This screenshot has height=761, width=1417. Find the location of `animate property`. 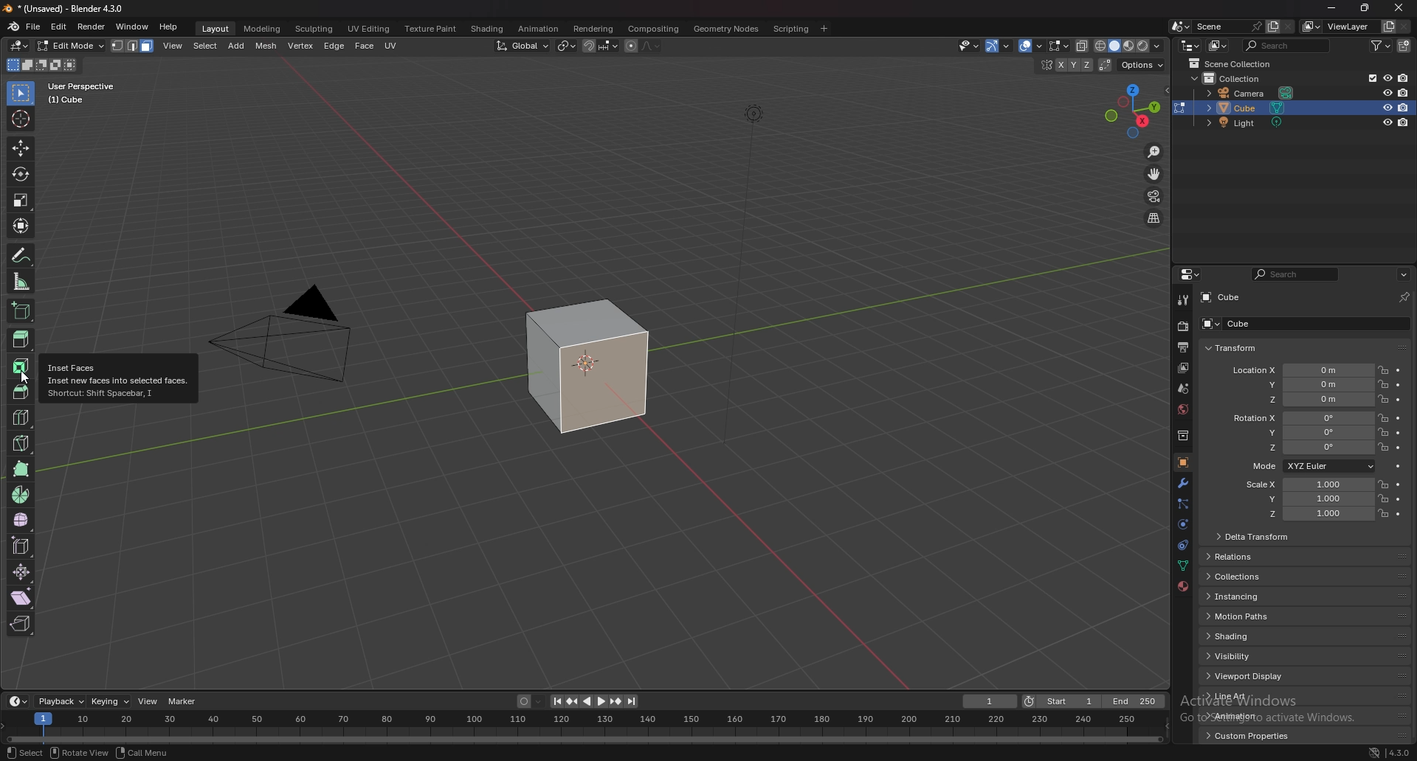

animate property is located at coordinates (1400, 515).